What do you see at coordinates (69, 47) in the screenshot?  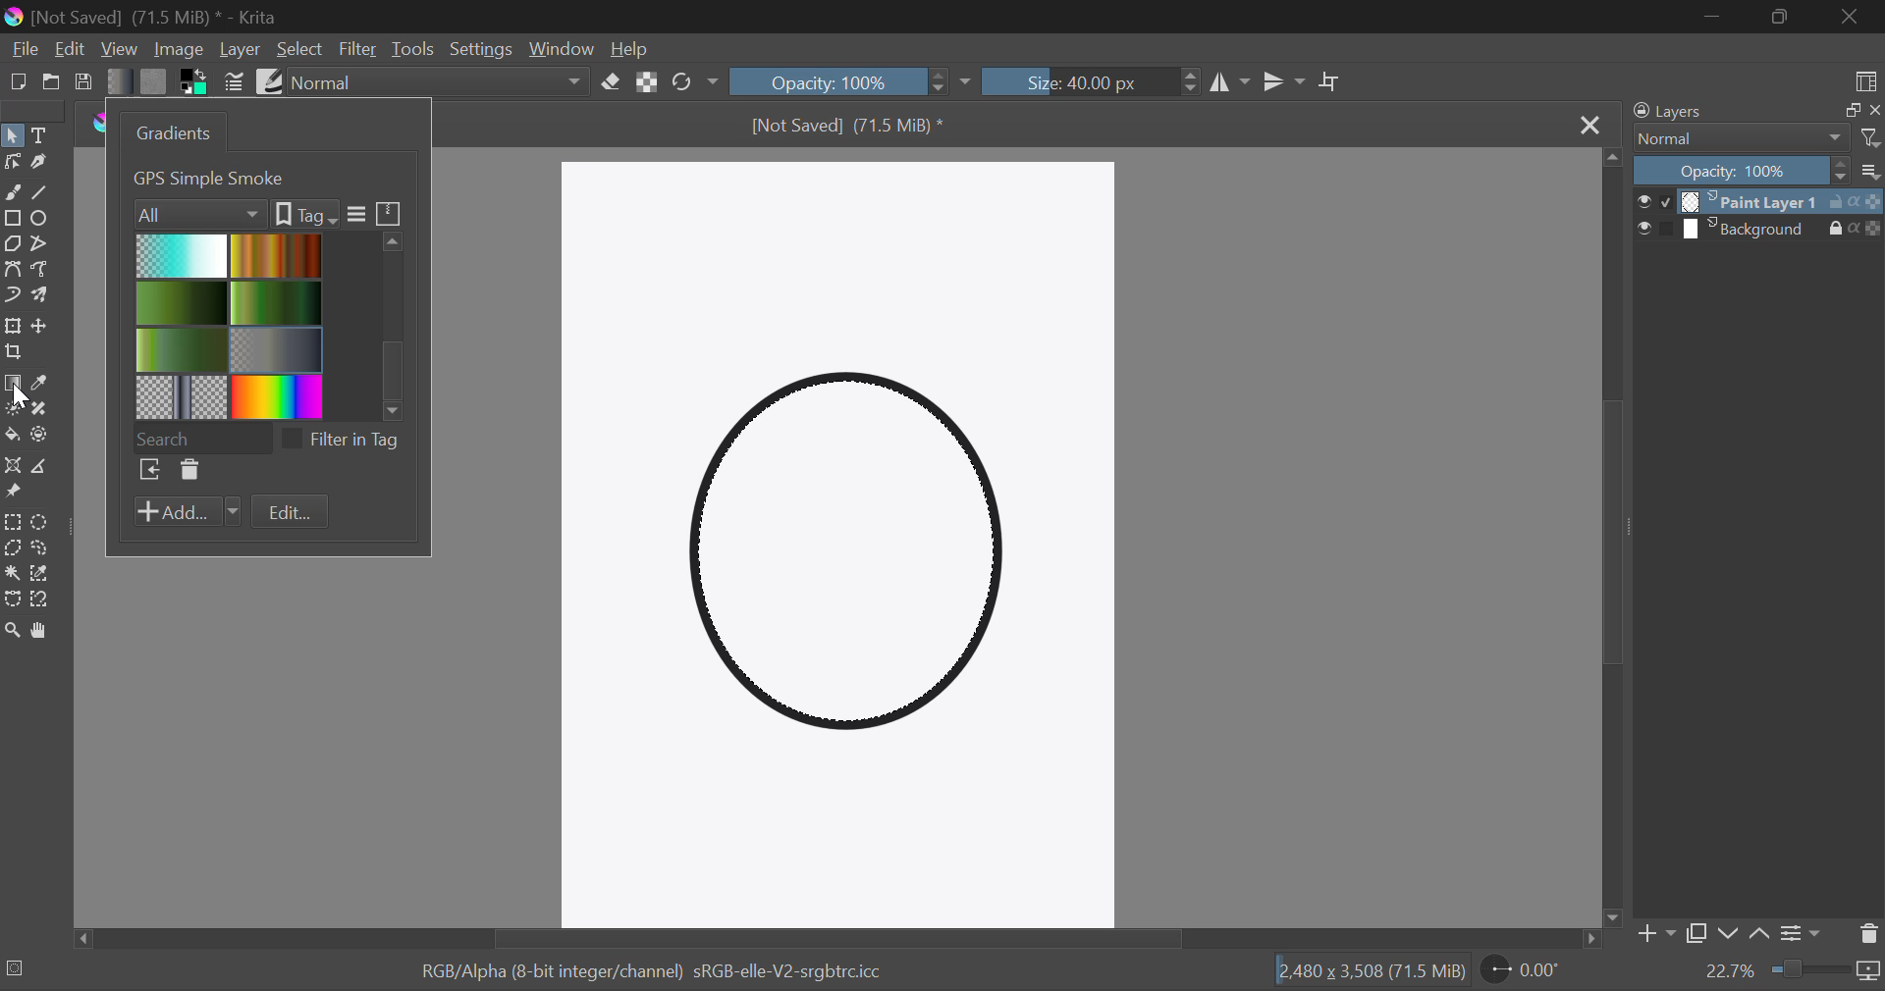 I see `Edit` at bounding box center [69, 47].